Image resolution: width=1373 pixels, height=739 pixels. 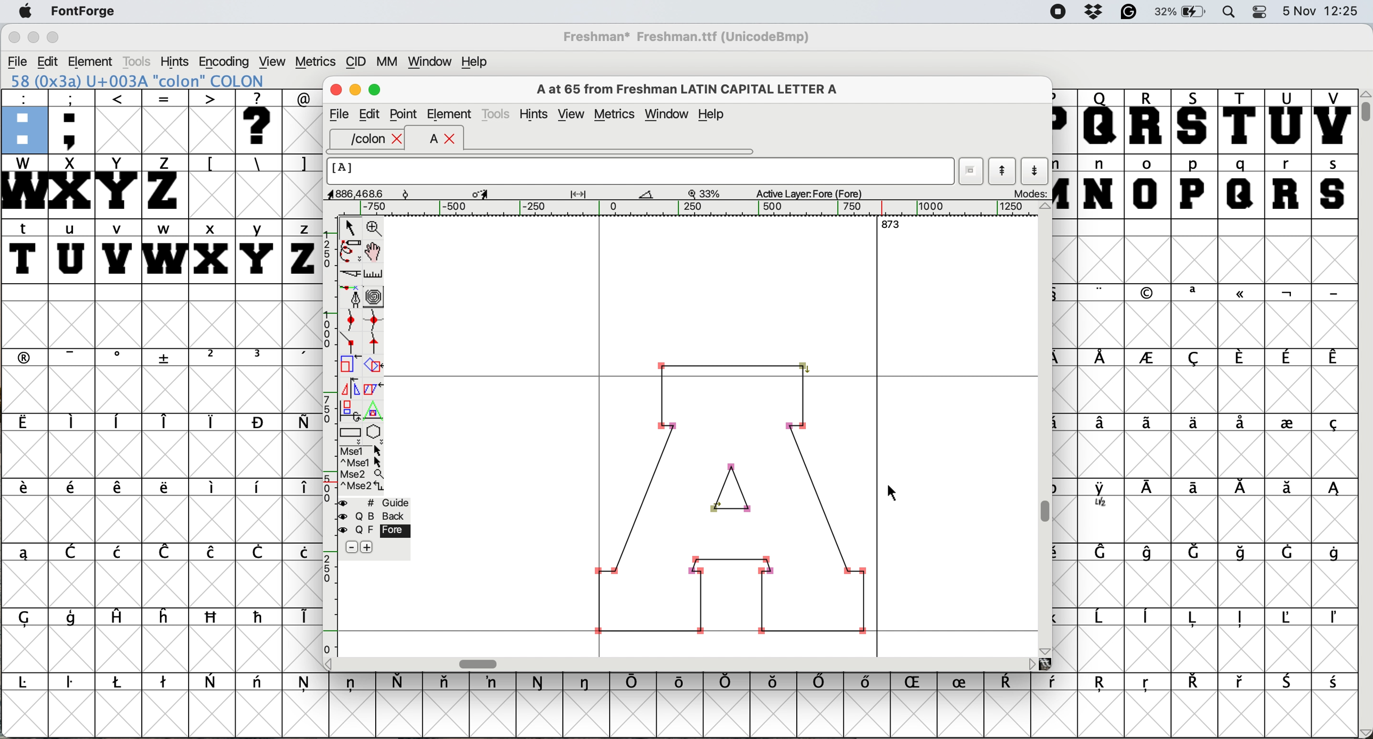 I want to click on o, so click(x=1148, y=185).